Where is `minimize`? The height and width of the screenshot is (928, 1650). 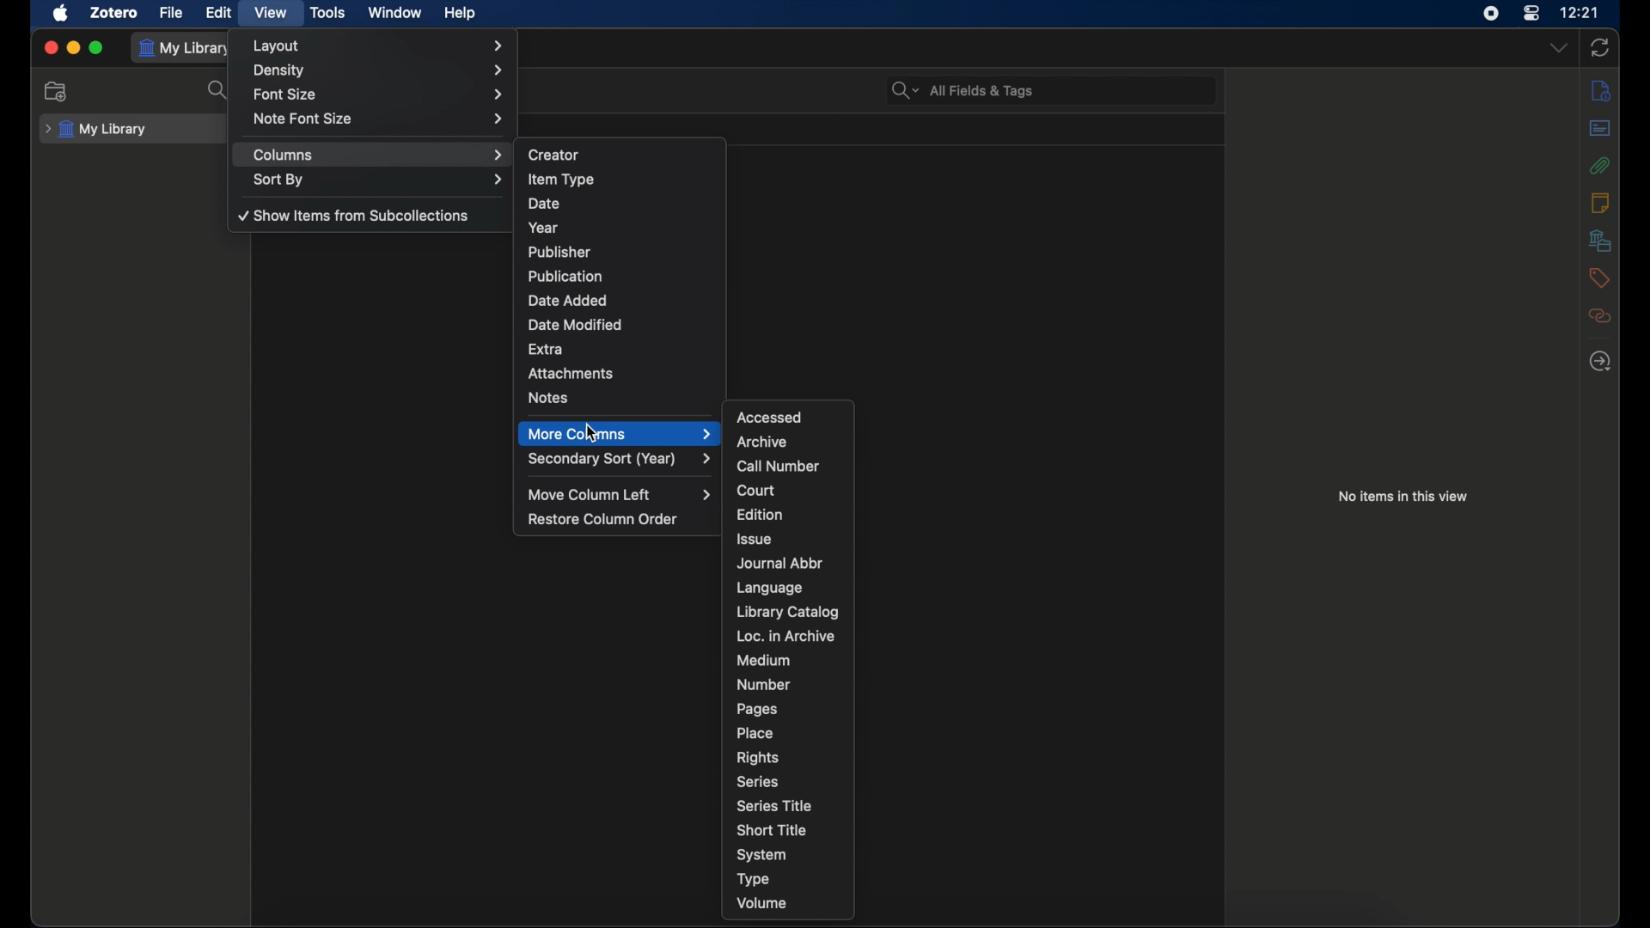 minimize is located at coordinates (74, 48).